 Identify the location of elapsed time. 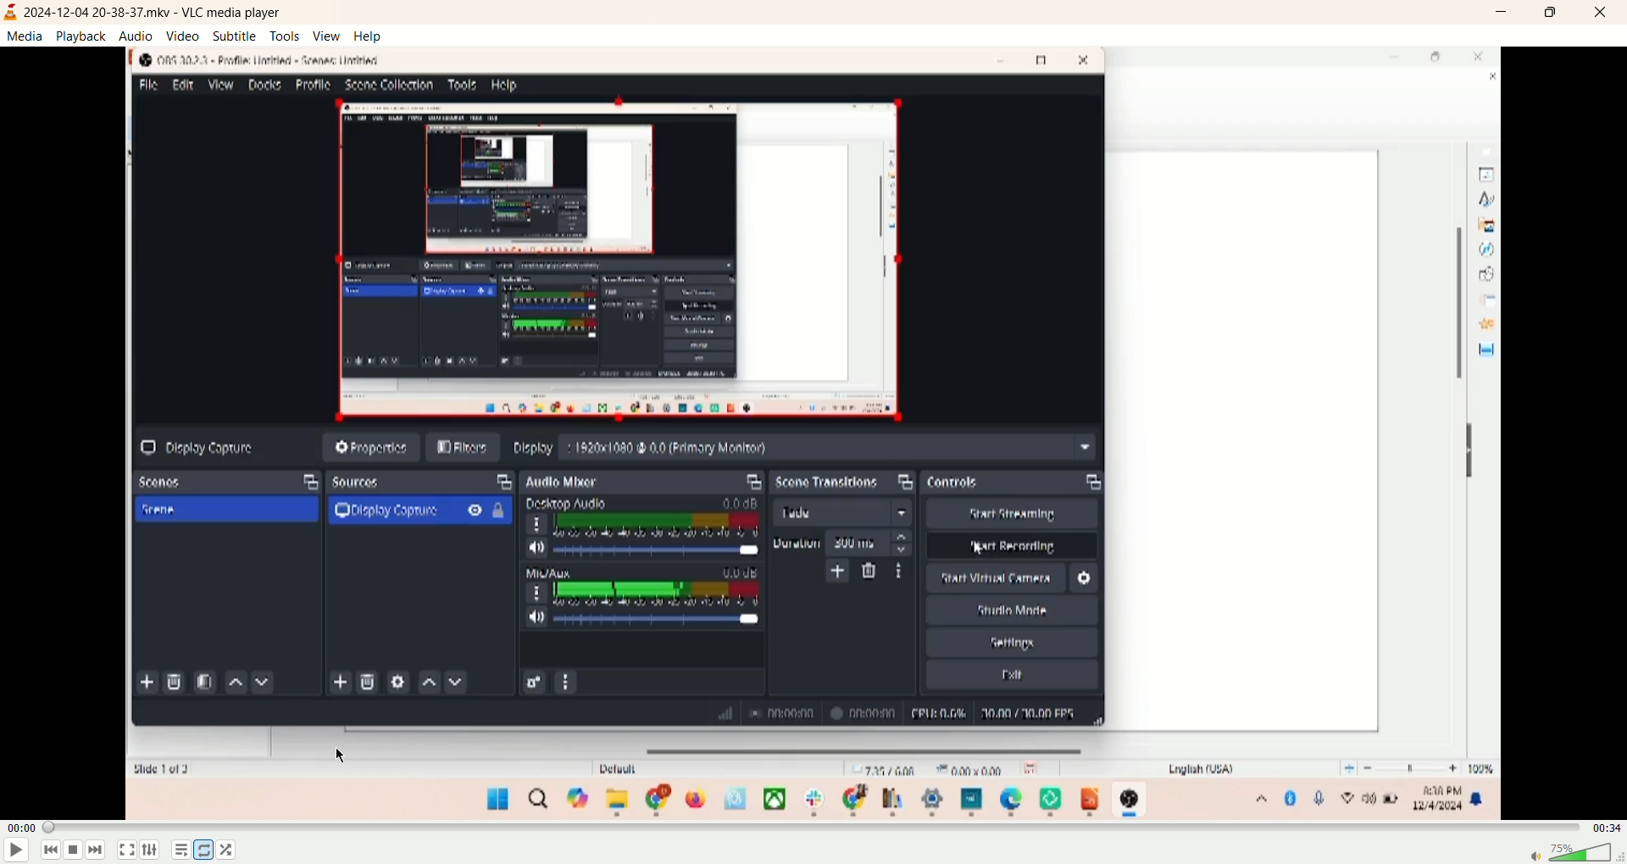
(21, 828).